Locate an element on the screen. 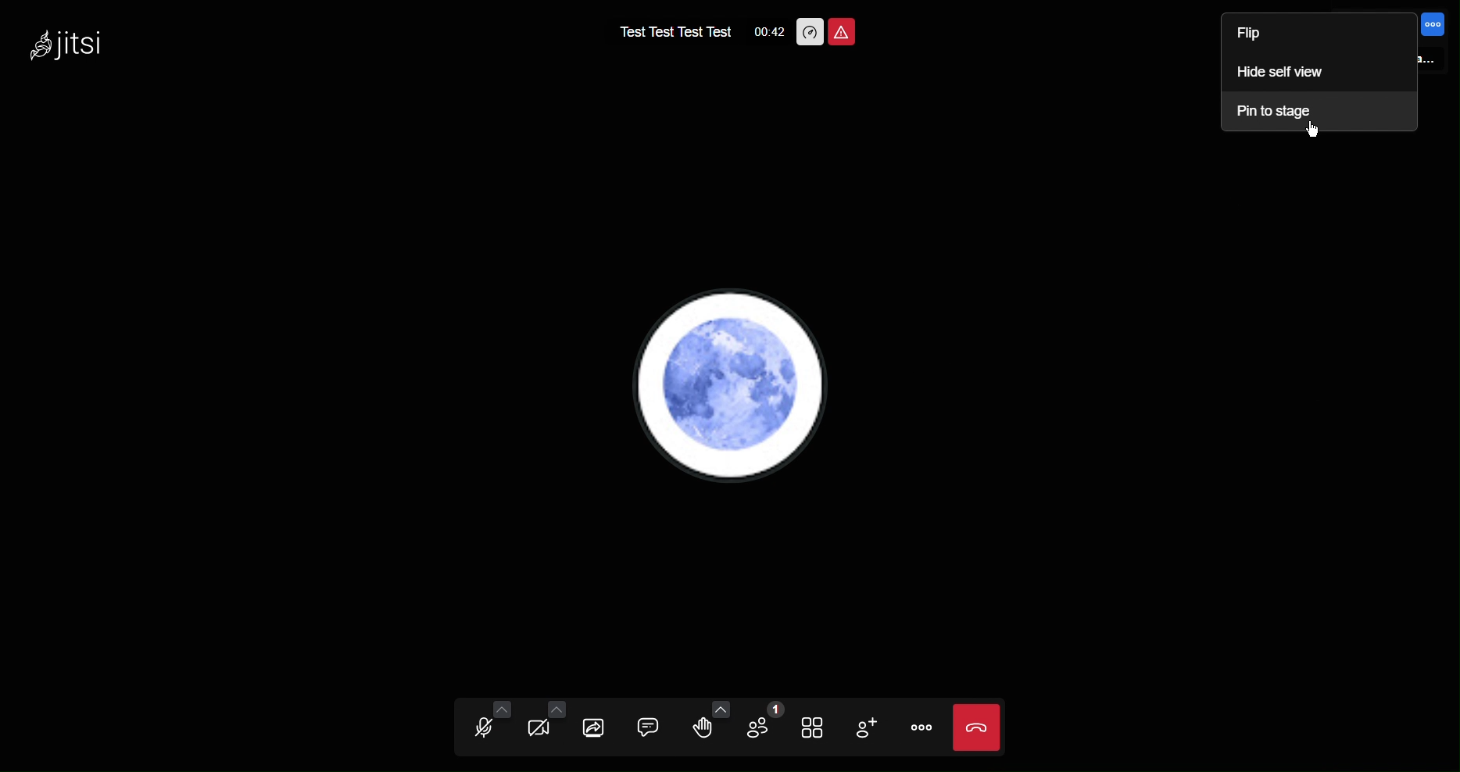  cursor is located at coordinates (1317, 132).